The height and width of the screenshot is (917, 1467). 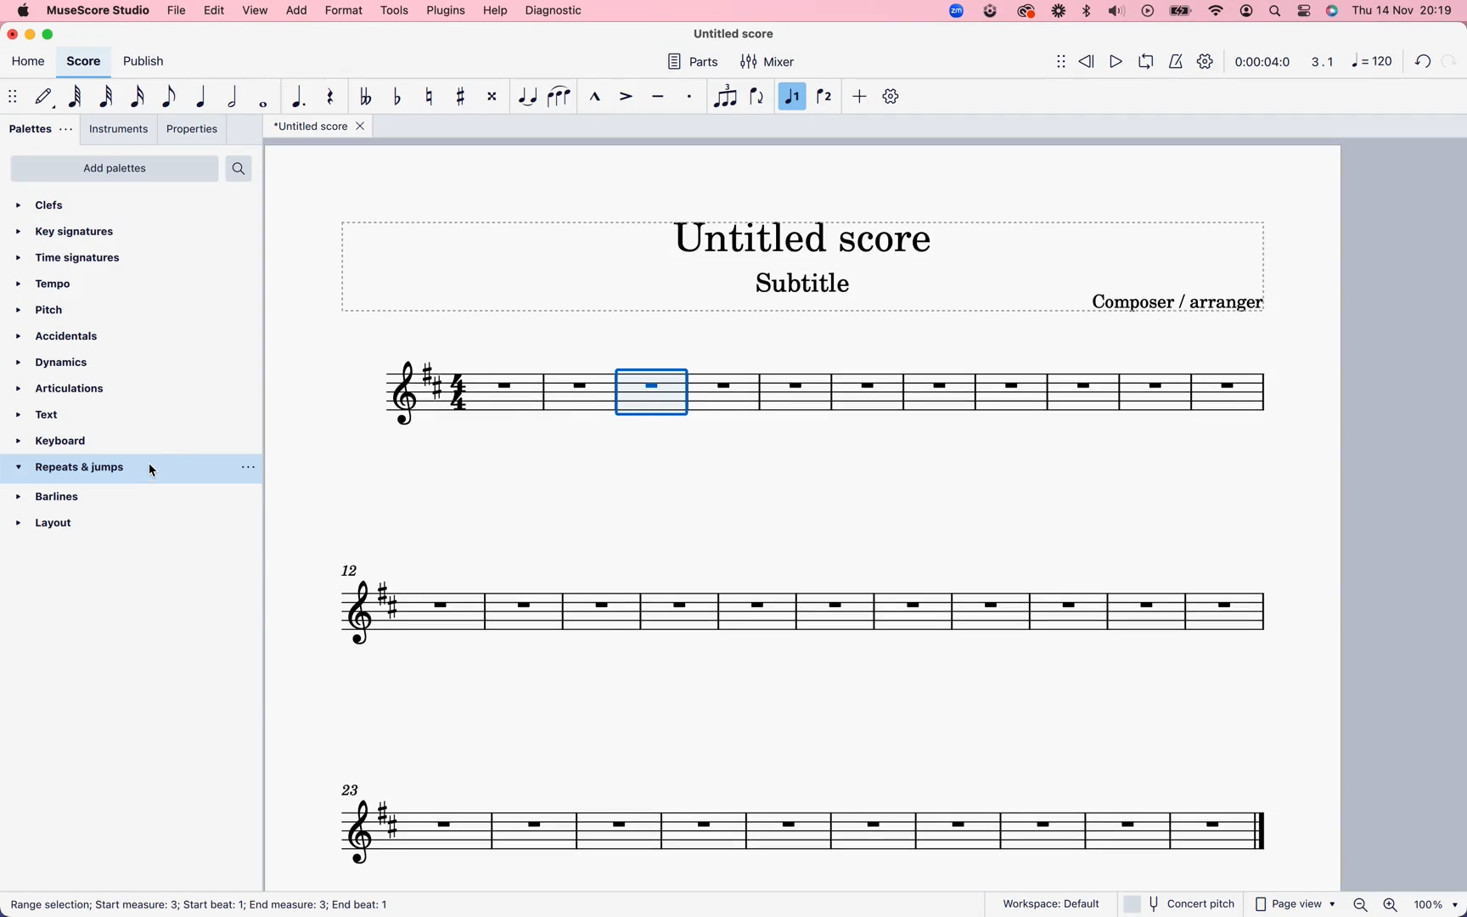 I want to click on 32nd note, so click(x=109, y=96).